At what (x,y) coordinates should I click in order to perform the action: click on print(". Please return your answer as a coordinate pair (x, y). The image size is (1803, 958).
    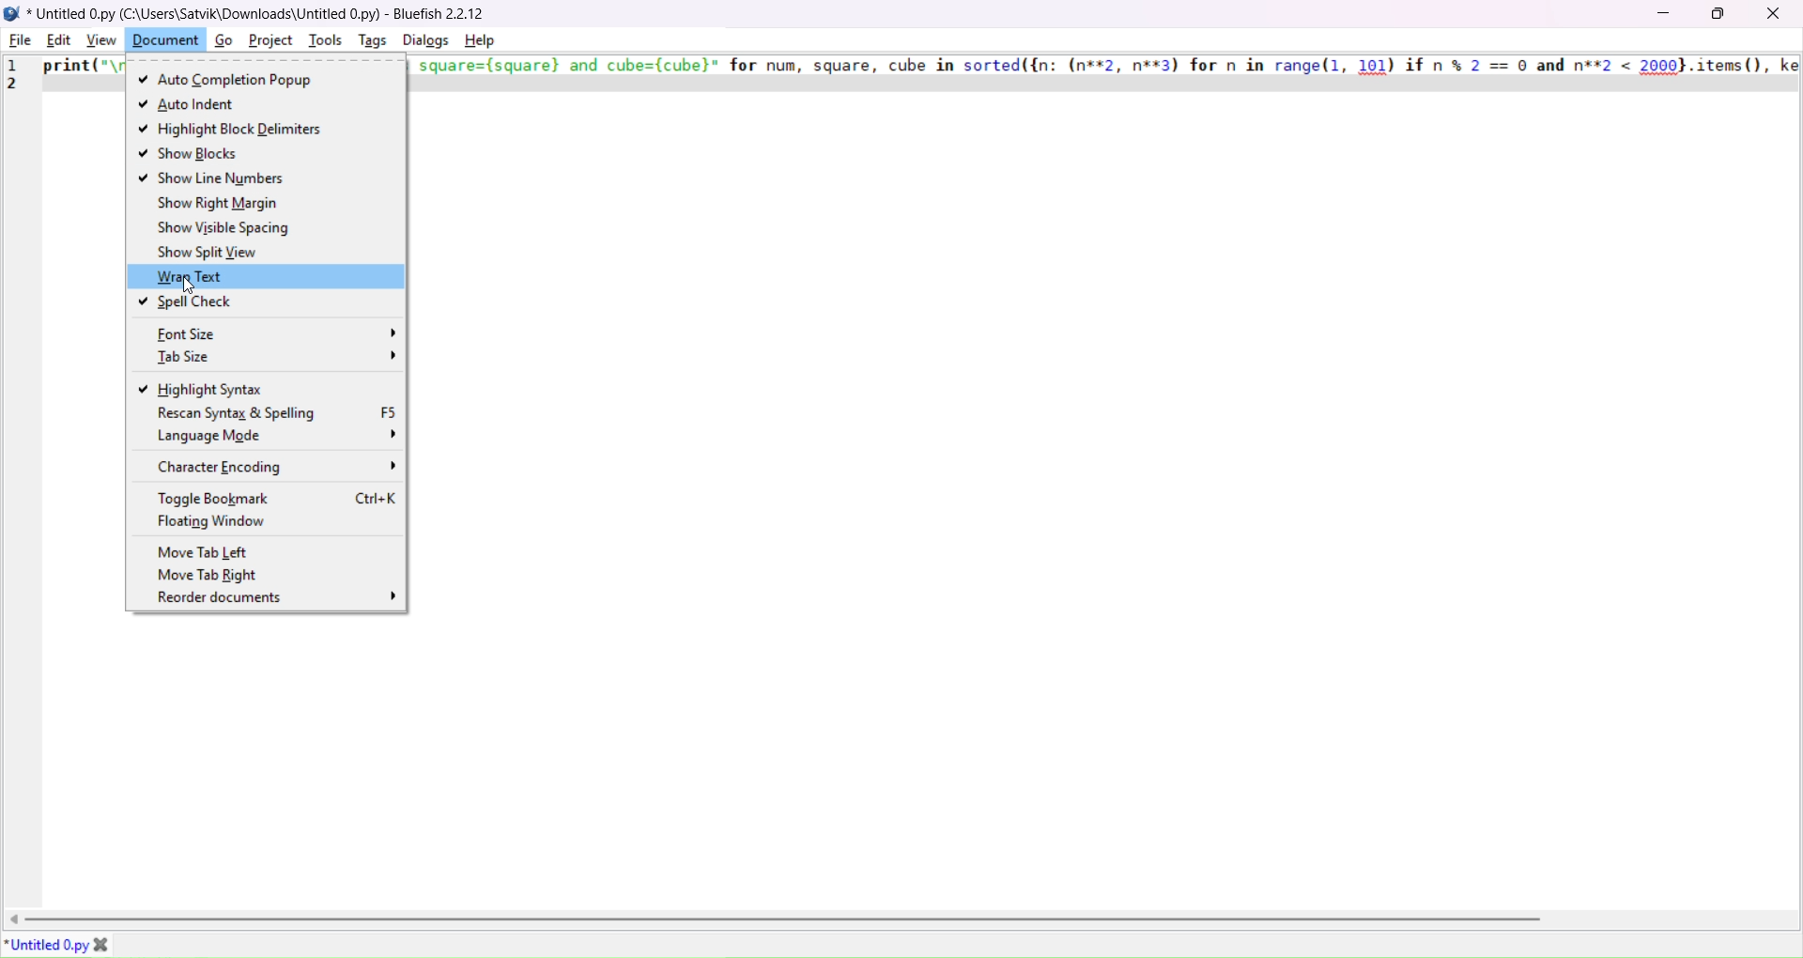
    Looking at the image, I should click on (77, 64).